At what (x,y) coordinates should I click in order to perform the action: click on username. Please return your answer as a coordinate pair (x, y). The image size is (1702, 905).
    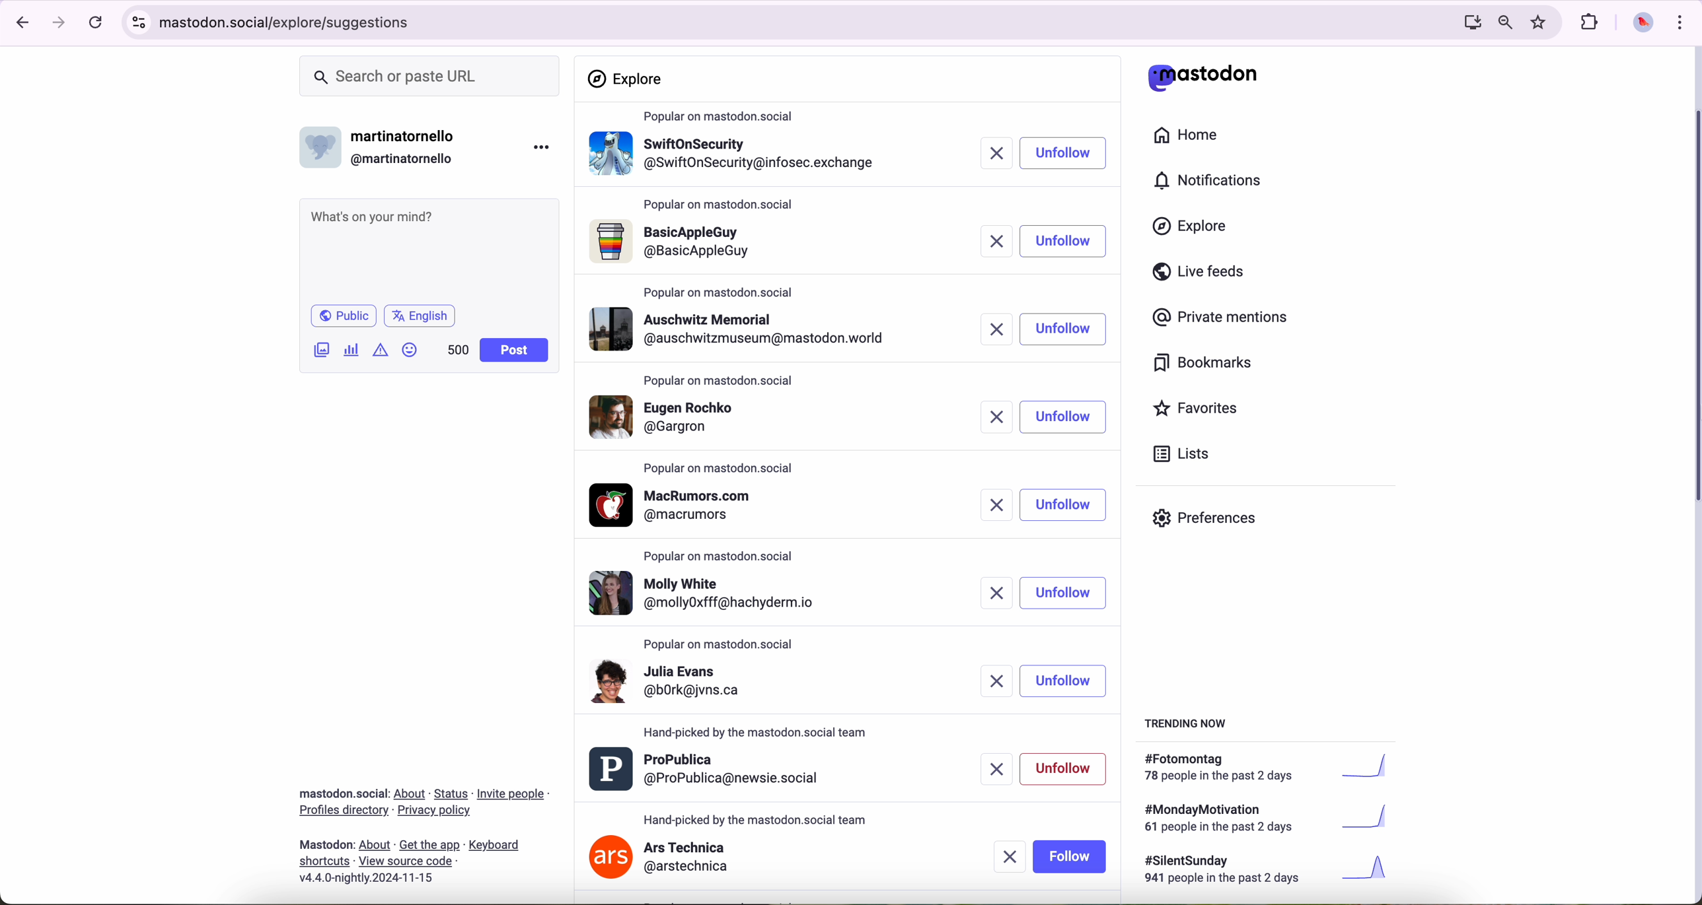
    Looking at the image, I should click on (384, 144).